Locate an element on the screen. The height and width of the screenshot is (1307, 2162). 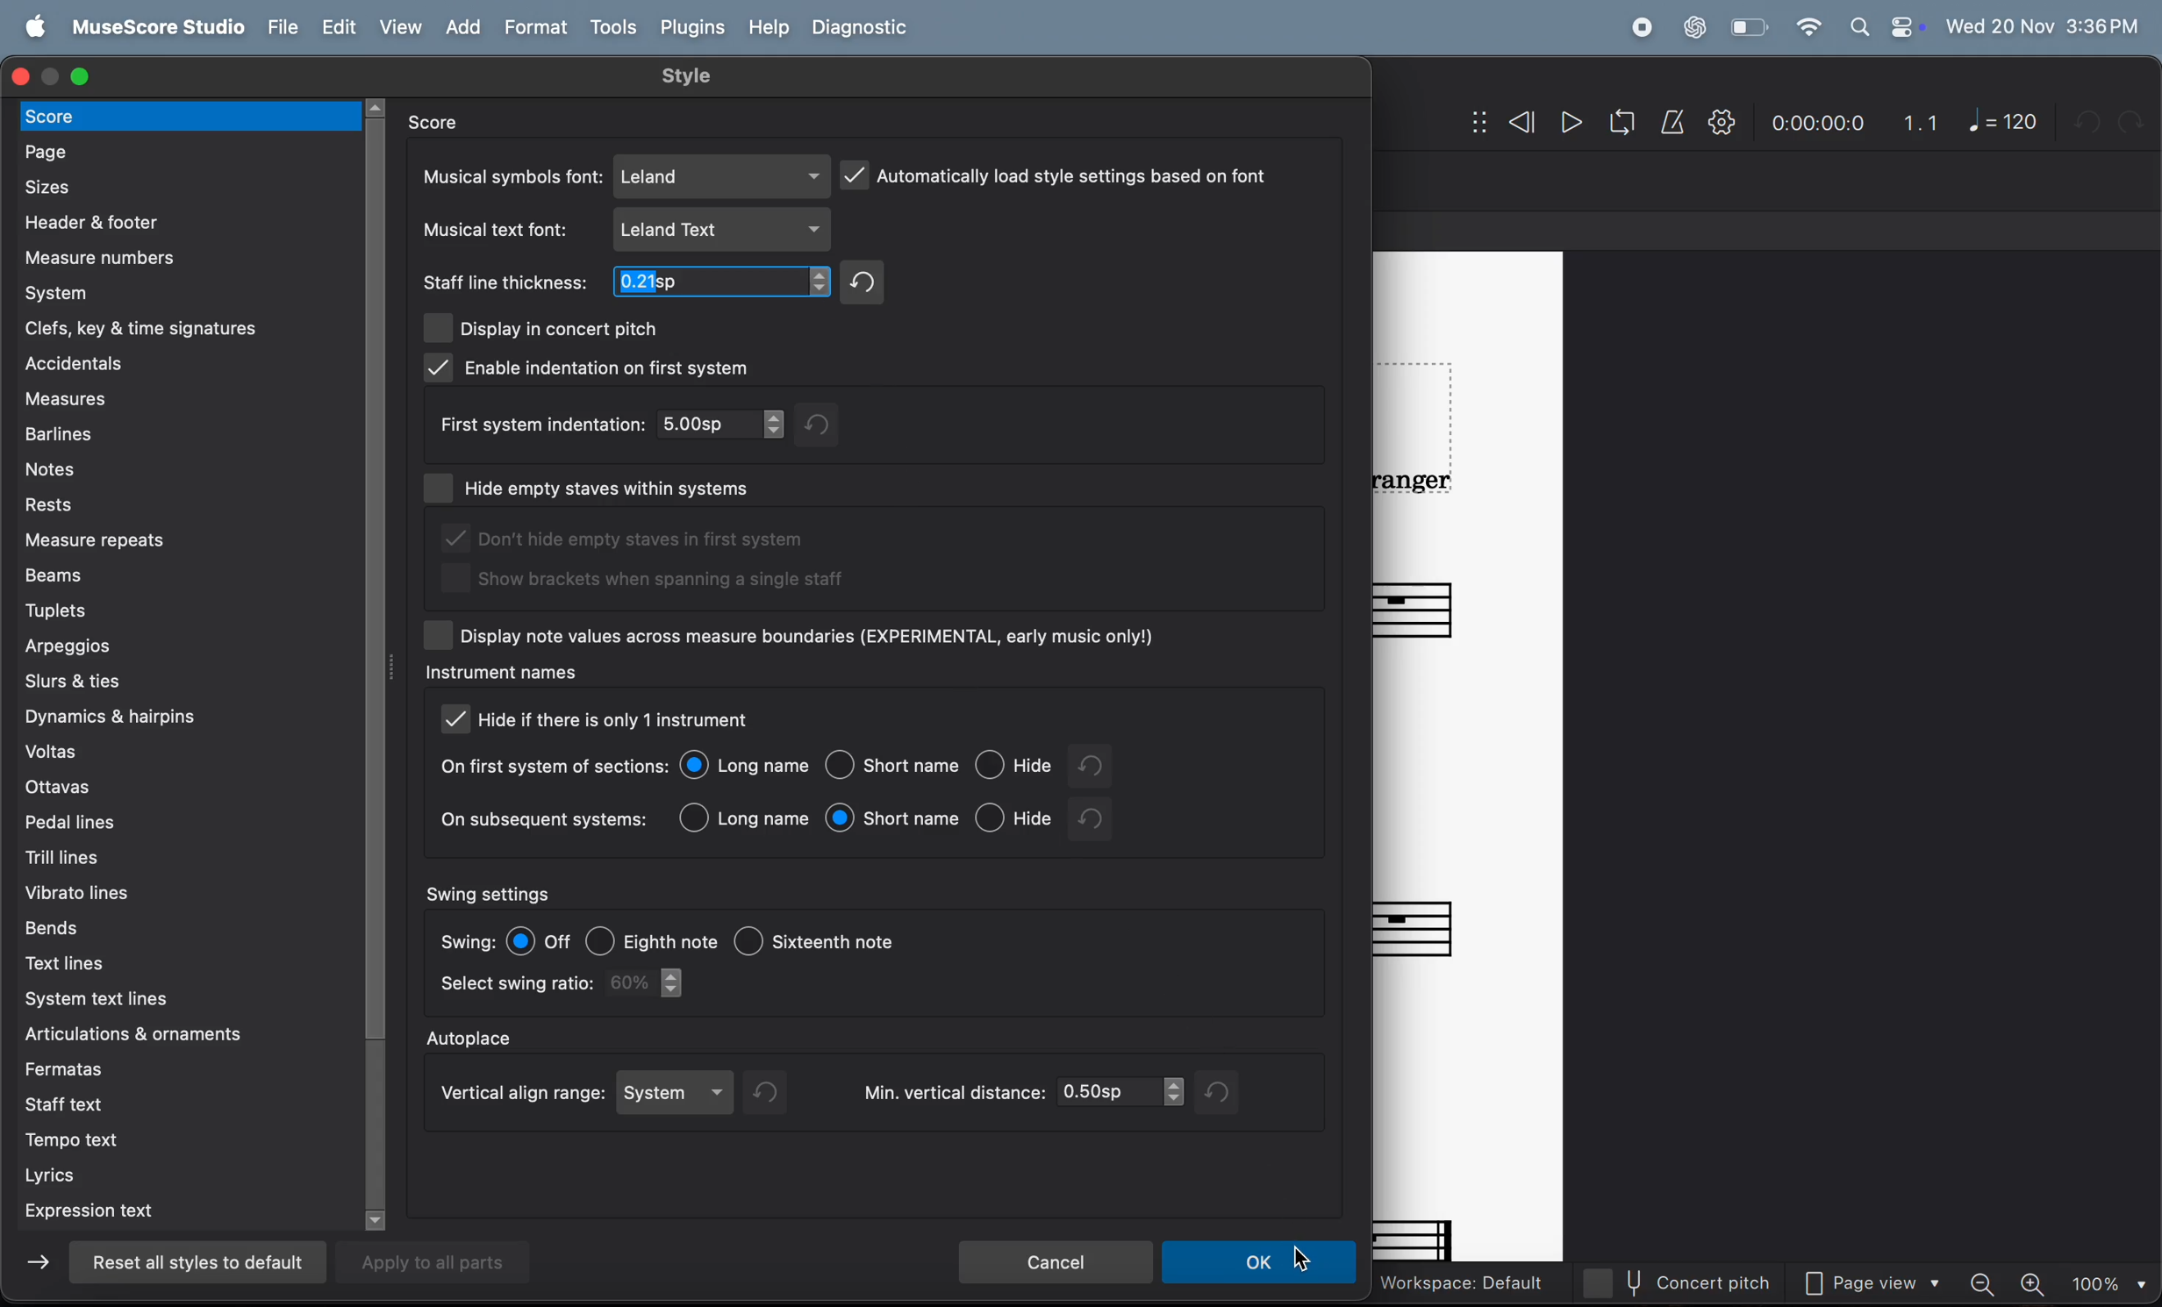
okay is located at coordinates (1261, 1263).